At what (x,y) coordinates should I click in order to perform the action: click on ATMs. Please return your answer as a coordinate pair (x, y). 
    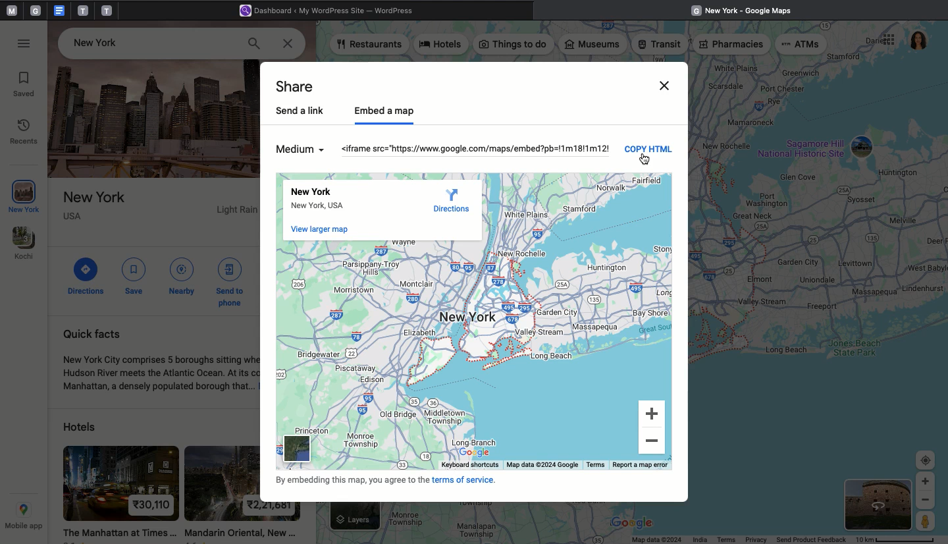
    Looking at the image, I should click on (801, 45).